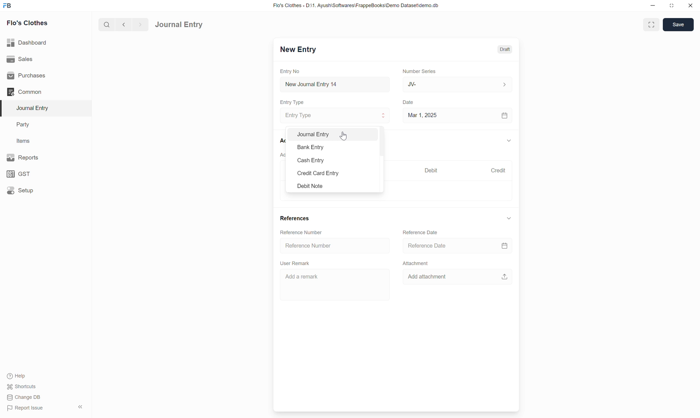  What do you see at coordinates (298, 49) in the screenshot?
I see `New Entry` at bounding box center [298, 49].